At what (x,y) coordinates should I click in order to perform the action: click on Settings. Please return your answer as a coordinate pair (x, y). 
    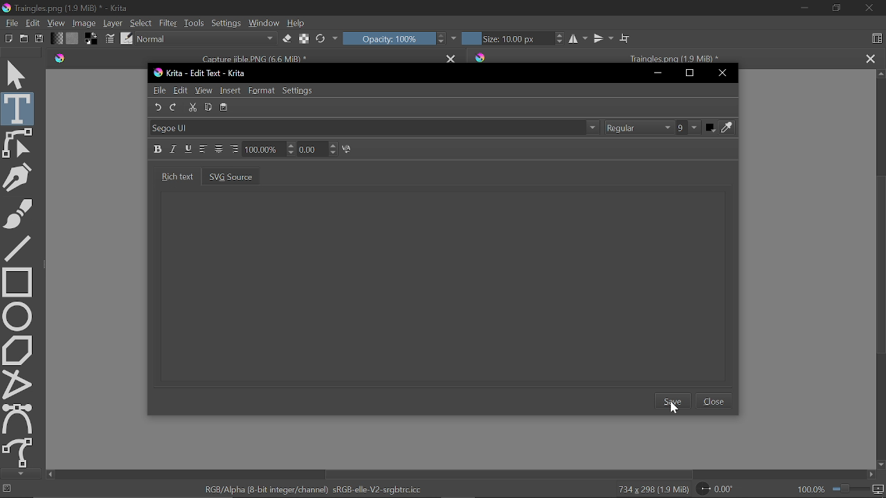
    Looking at the image, I should click on (226, 23).